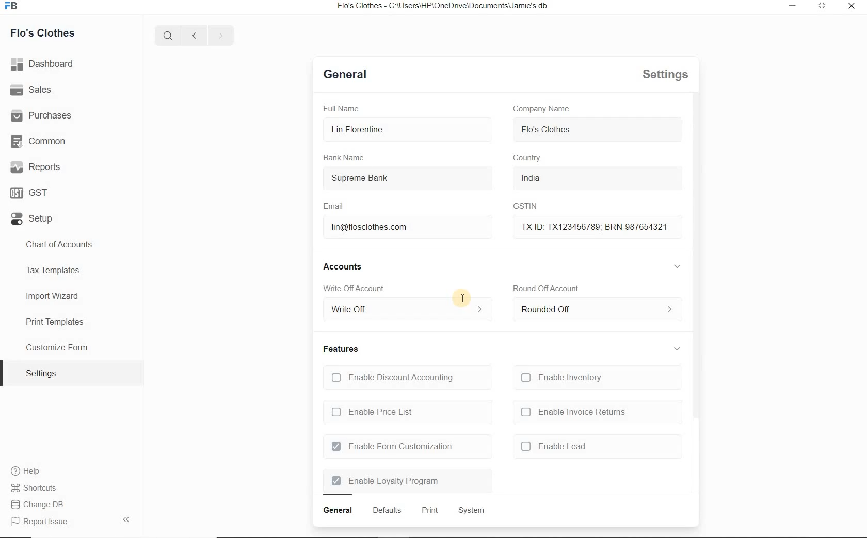 This screenshot has height=538, width=867. What do you see at coordinates (592, 227) in the screenshot?
I see `TX ID: TX123456789; BRN-987654321` at bounding box center [592, 227].